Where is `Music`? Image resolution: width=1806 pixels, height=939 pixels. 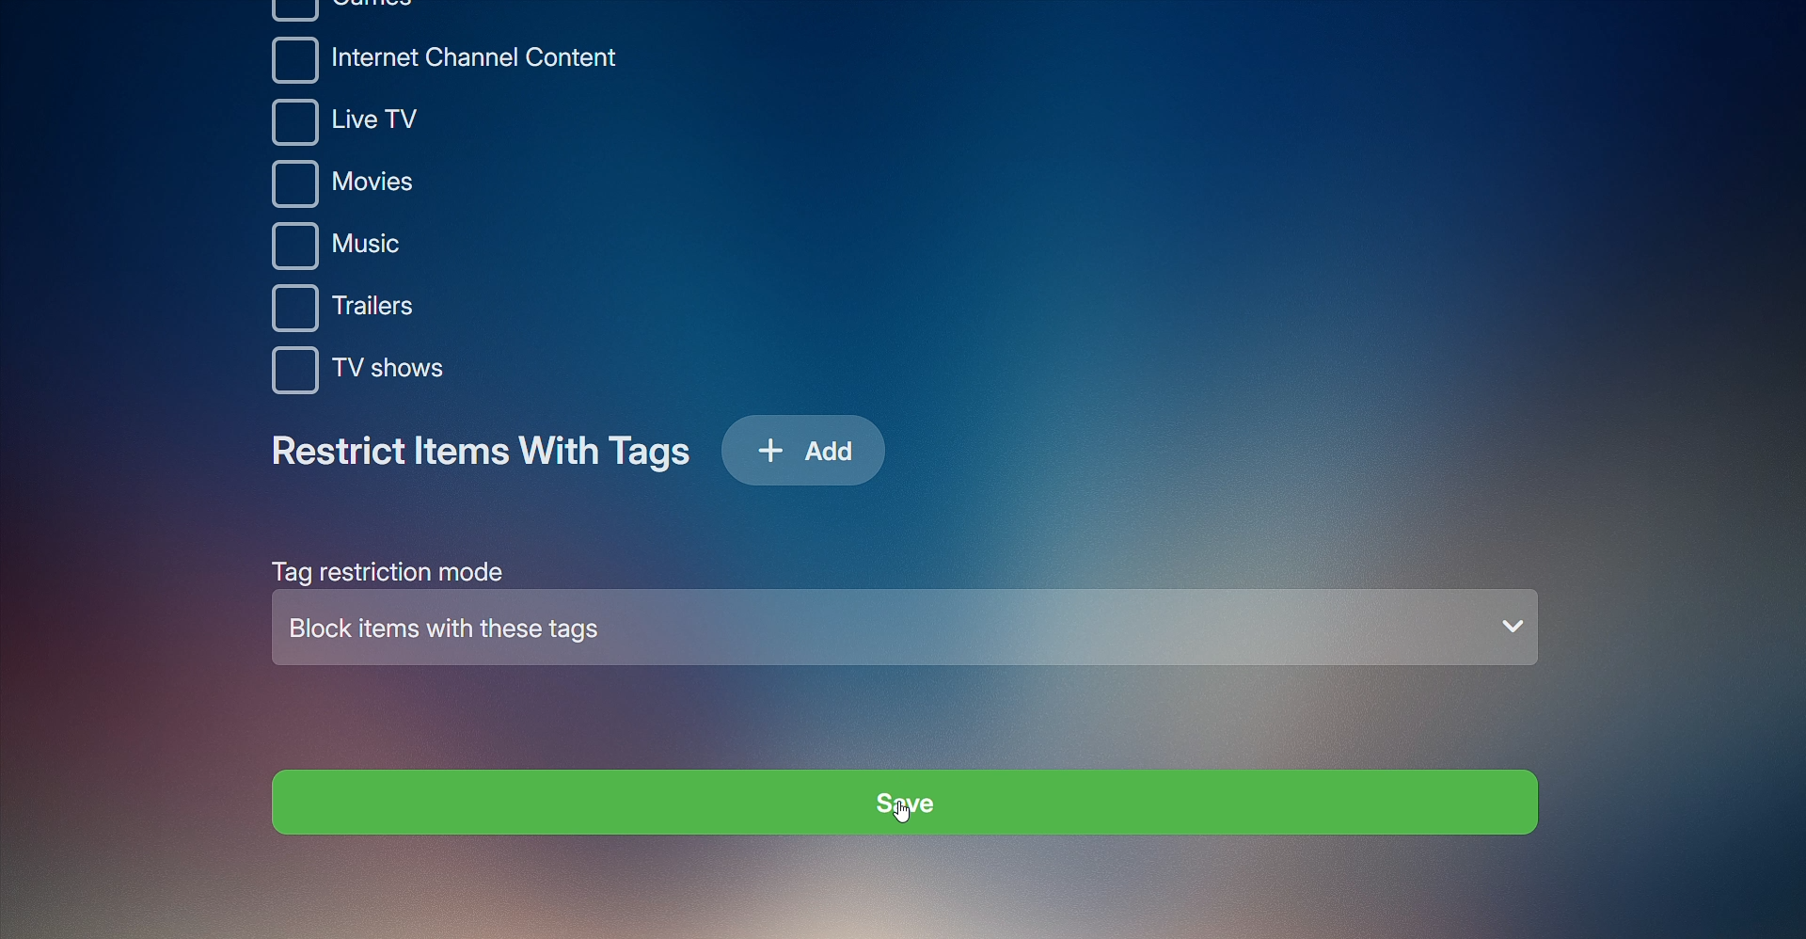 Music is located at coordinates (381, 247).